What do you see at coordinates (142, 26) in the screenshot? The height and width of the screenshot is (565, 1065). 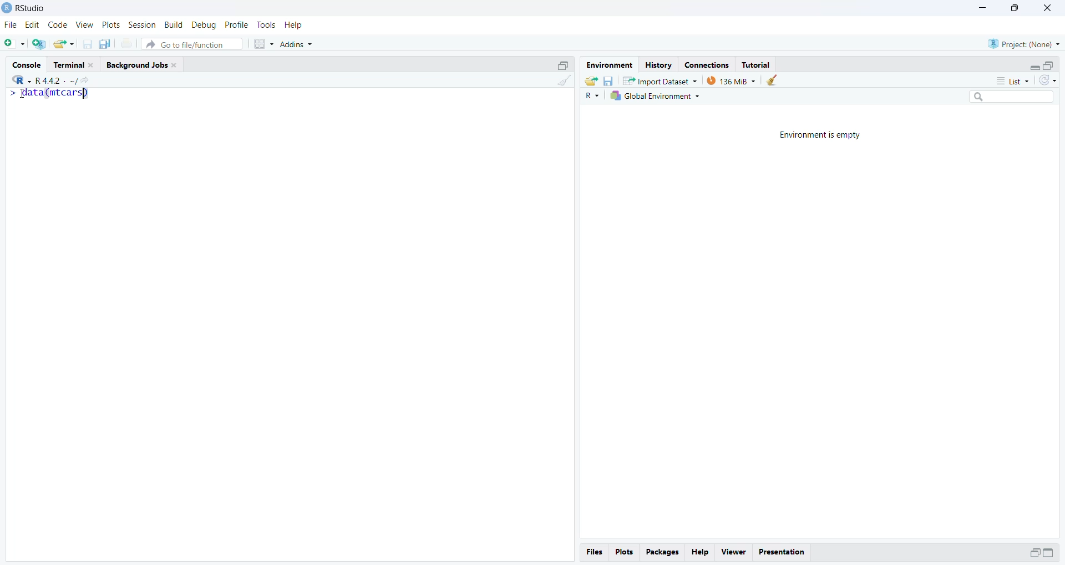 I see `Session` at bounding box center [142, 26].